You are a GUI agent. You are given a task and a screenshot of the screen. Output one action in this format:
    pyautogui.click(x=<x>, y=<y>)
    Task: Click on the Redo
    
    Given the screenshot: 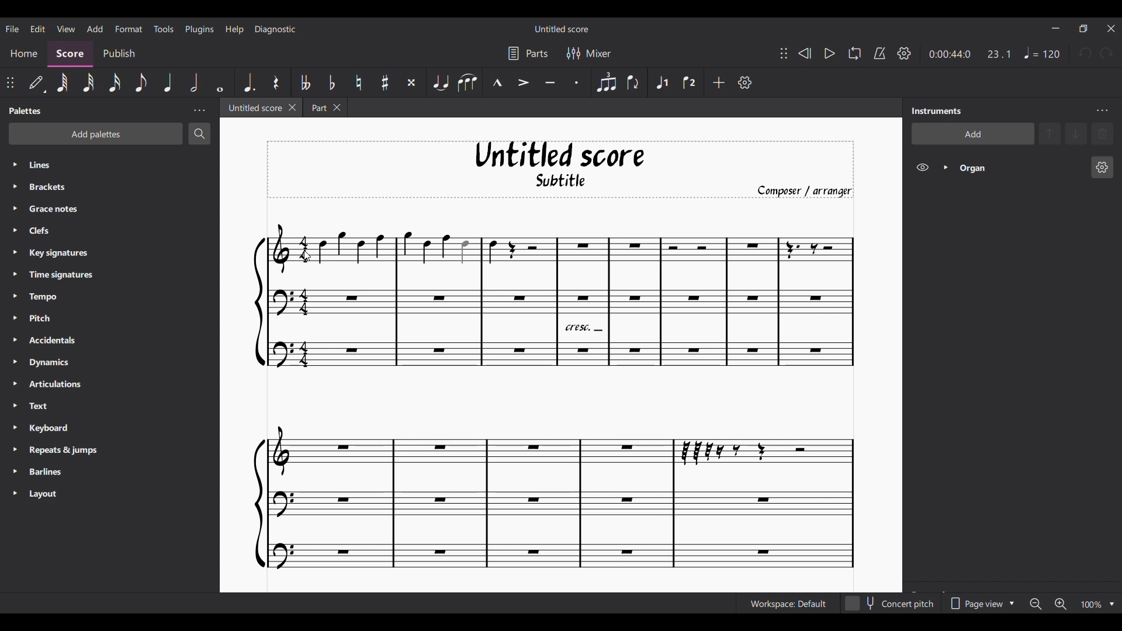 What is the action you would take?
    pyautogui.click(x=1107, y=53)
    